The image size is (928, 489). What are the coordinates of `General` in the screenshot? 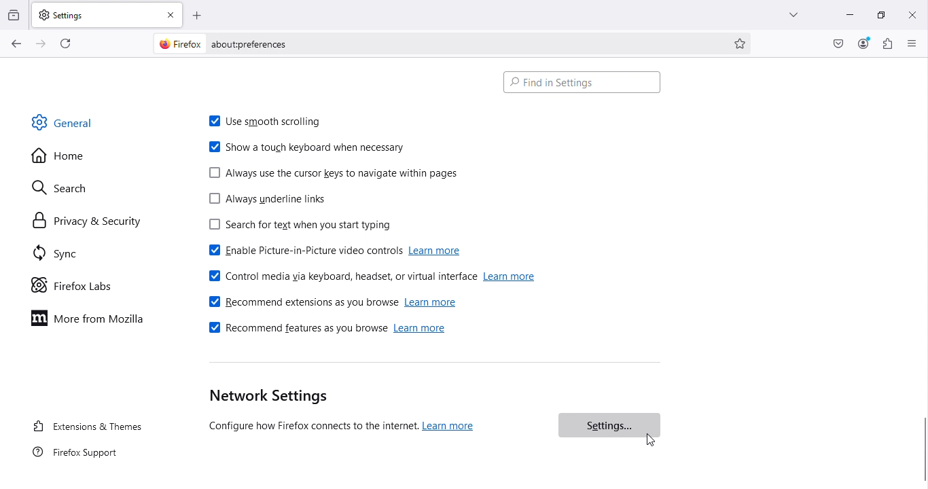 It's located at (77, 126).